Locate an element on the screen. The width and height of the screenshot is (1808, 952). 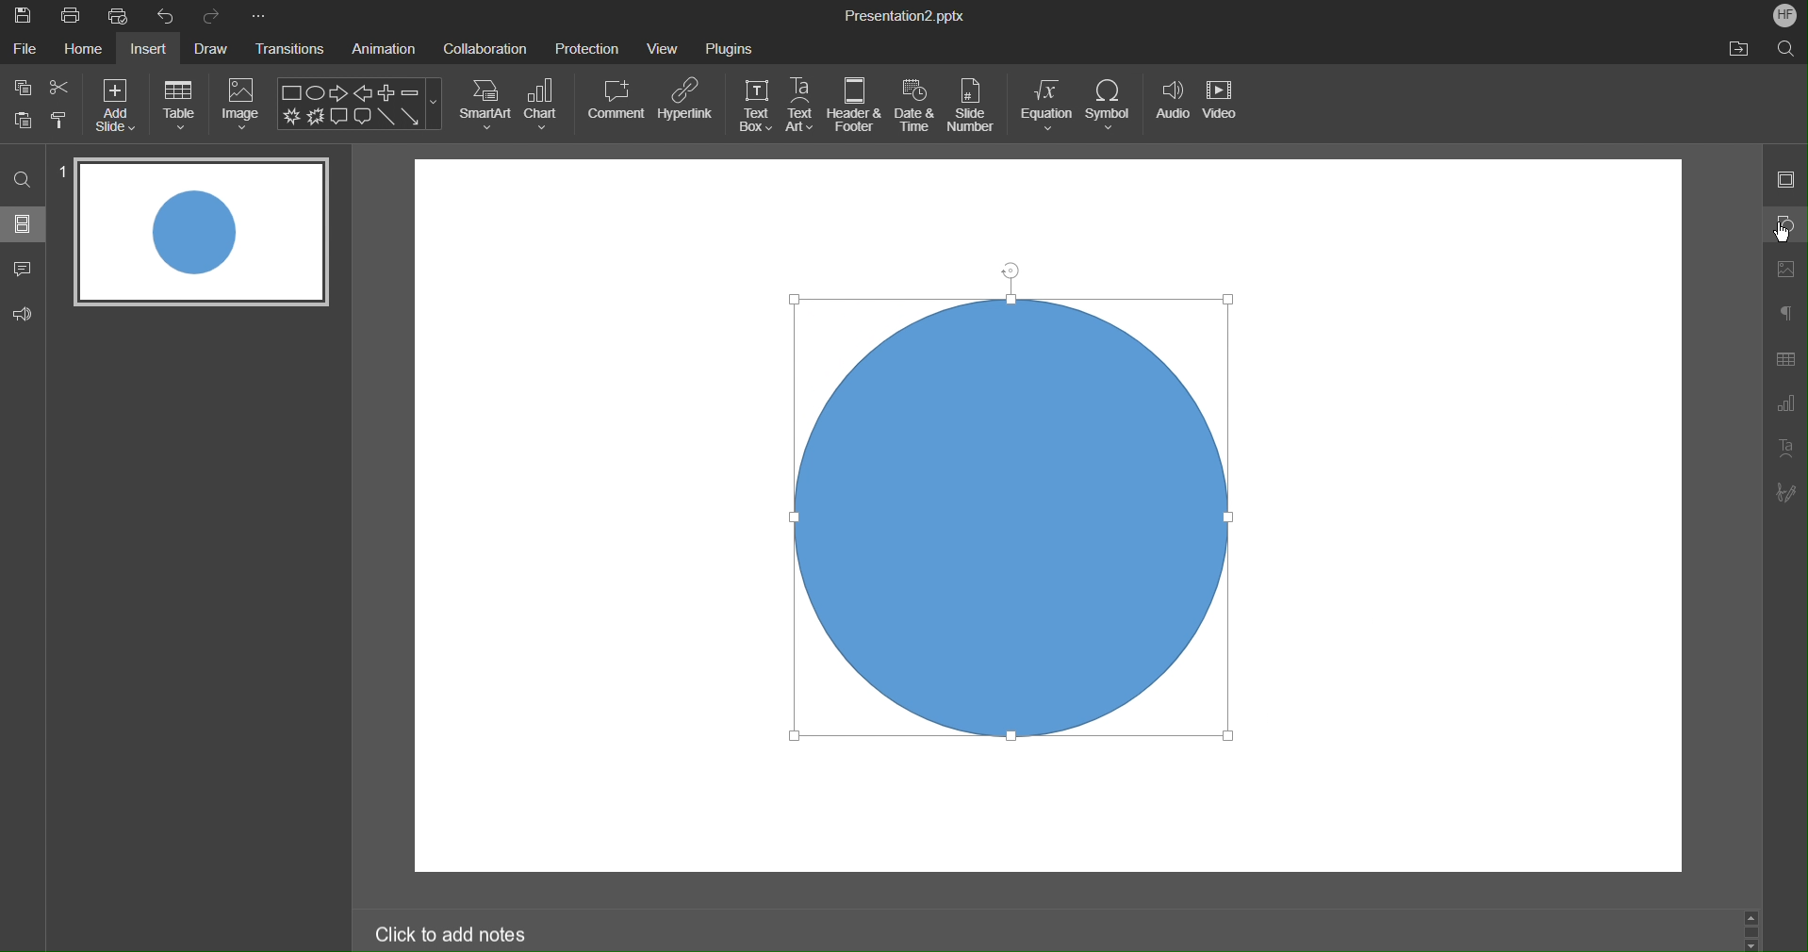
Copy Style is located at coordinates (60, 118).